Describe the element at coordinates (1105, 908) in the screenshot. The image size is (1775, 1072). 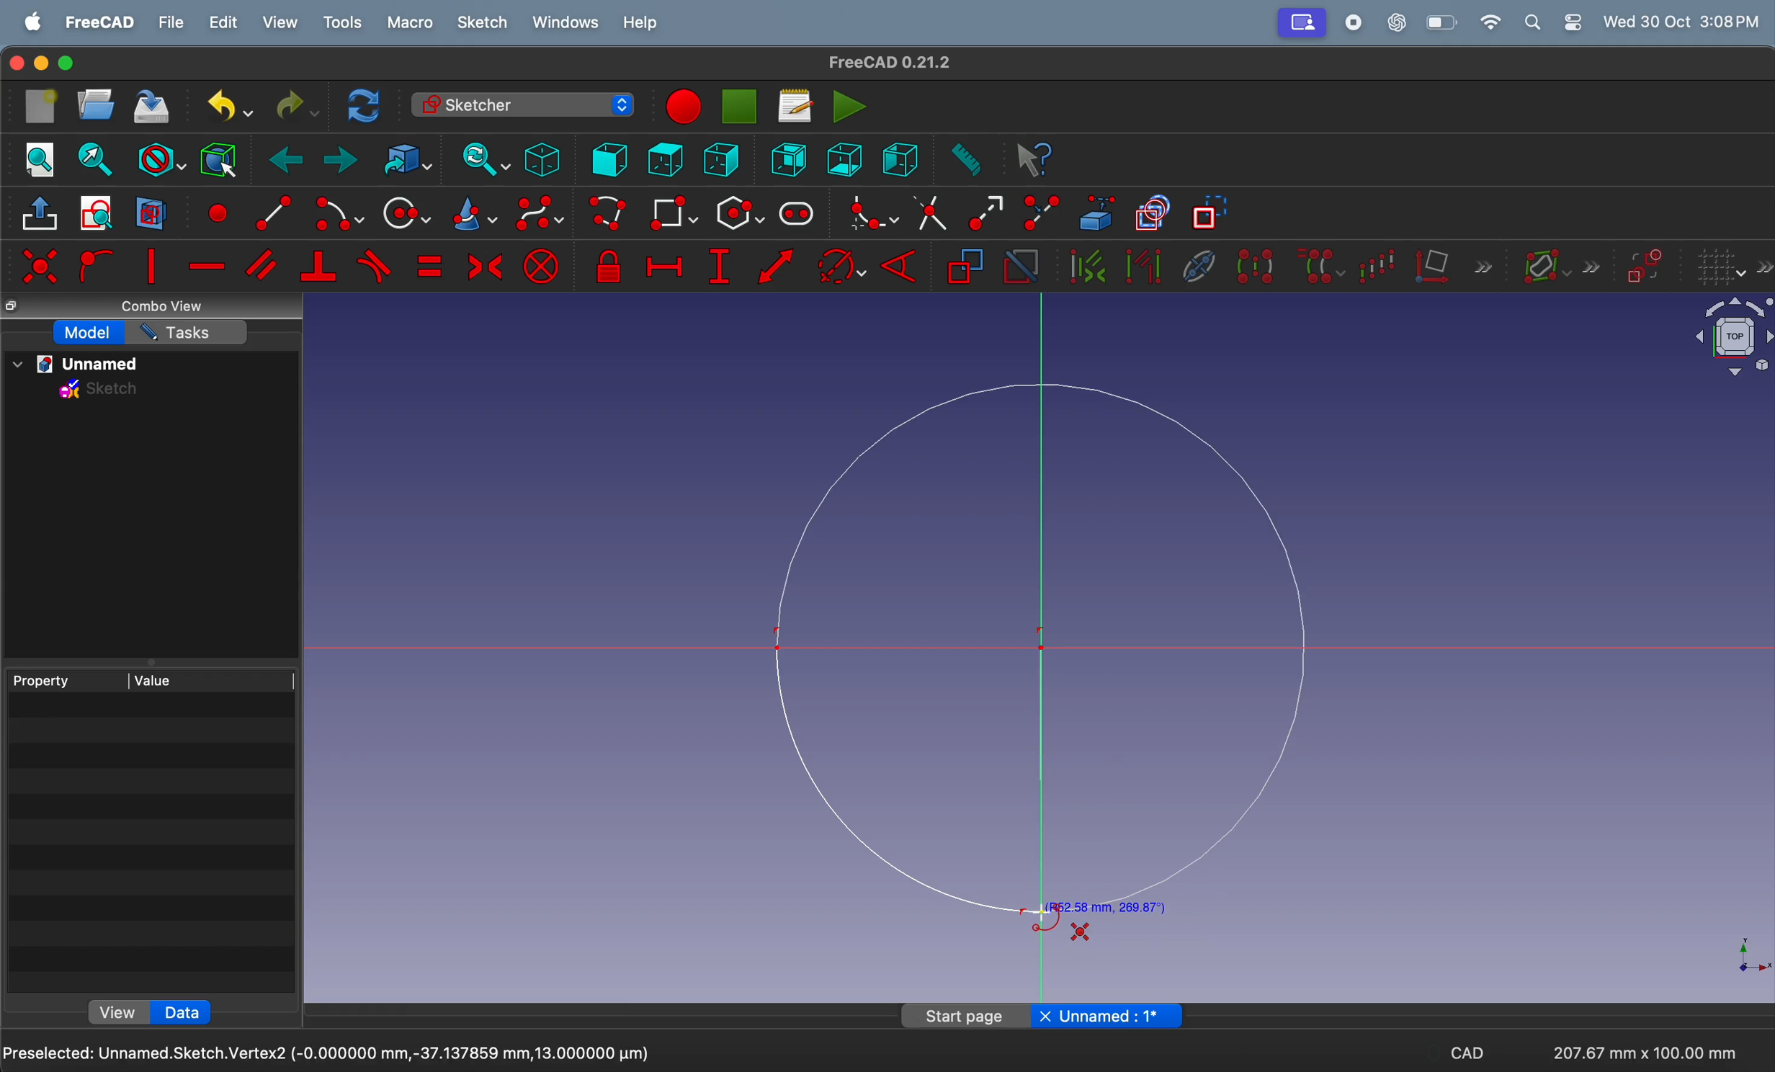
I see `(R52.58 mm, 269.87)` at that location.